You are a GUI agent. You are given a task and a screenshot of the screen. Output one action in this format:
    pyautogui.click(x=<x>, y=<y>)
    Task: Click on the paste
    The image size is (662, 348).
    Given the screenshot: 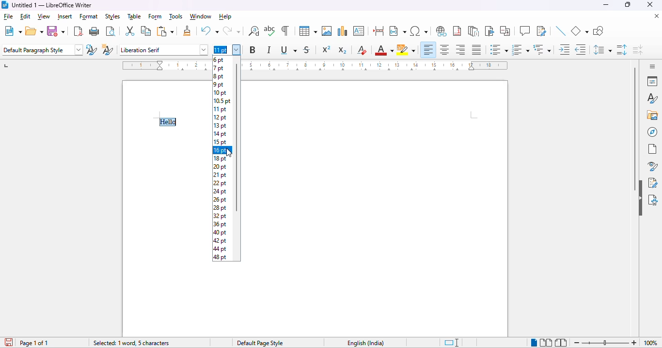 What is the action you would take?
    pyautogui.click(x=166, y=31)
    